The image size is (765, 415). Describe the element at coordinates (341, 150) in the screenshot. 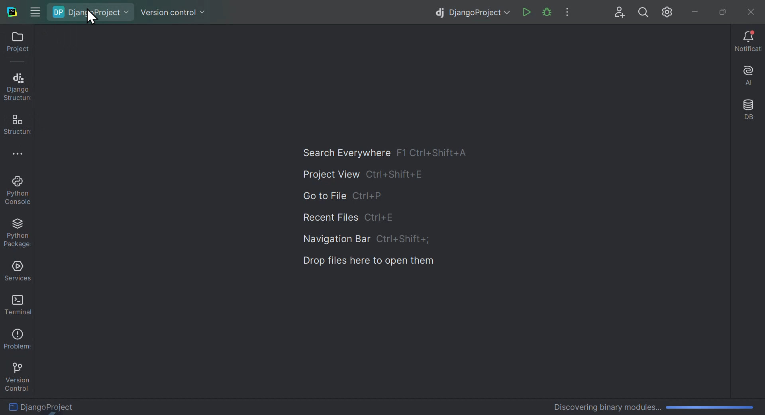

I see `Search everywhere` at that location.